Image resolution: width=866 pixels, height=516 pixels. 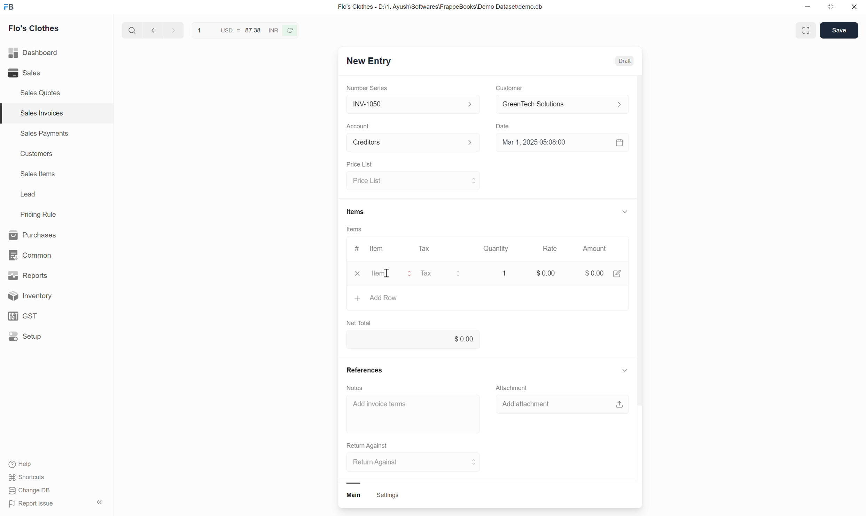 I want to click on Sales , so click(x=39, y=73).